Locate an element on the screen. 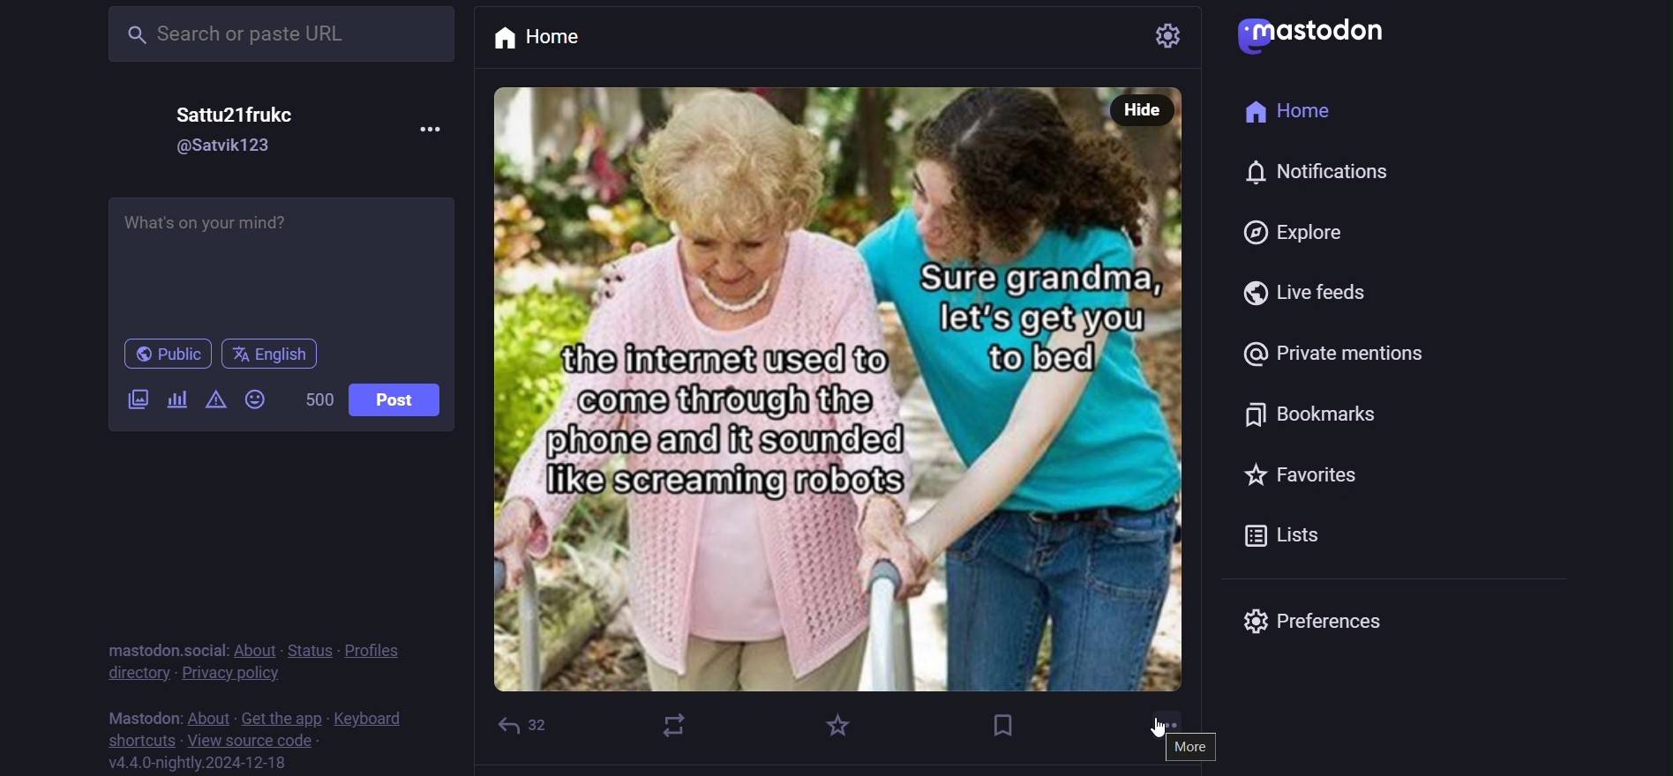  profiles is located at coordinates (378, 648).